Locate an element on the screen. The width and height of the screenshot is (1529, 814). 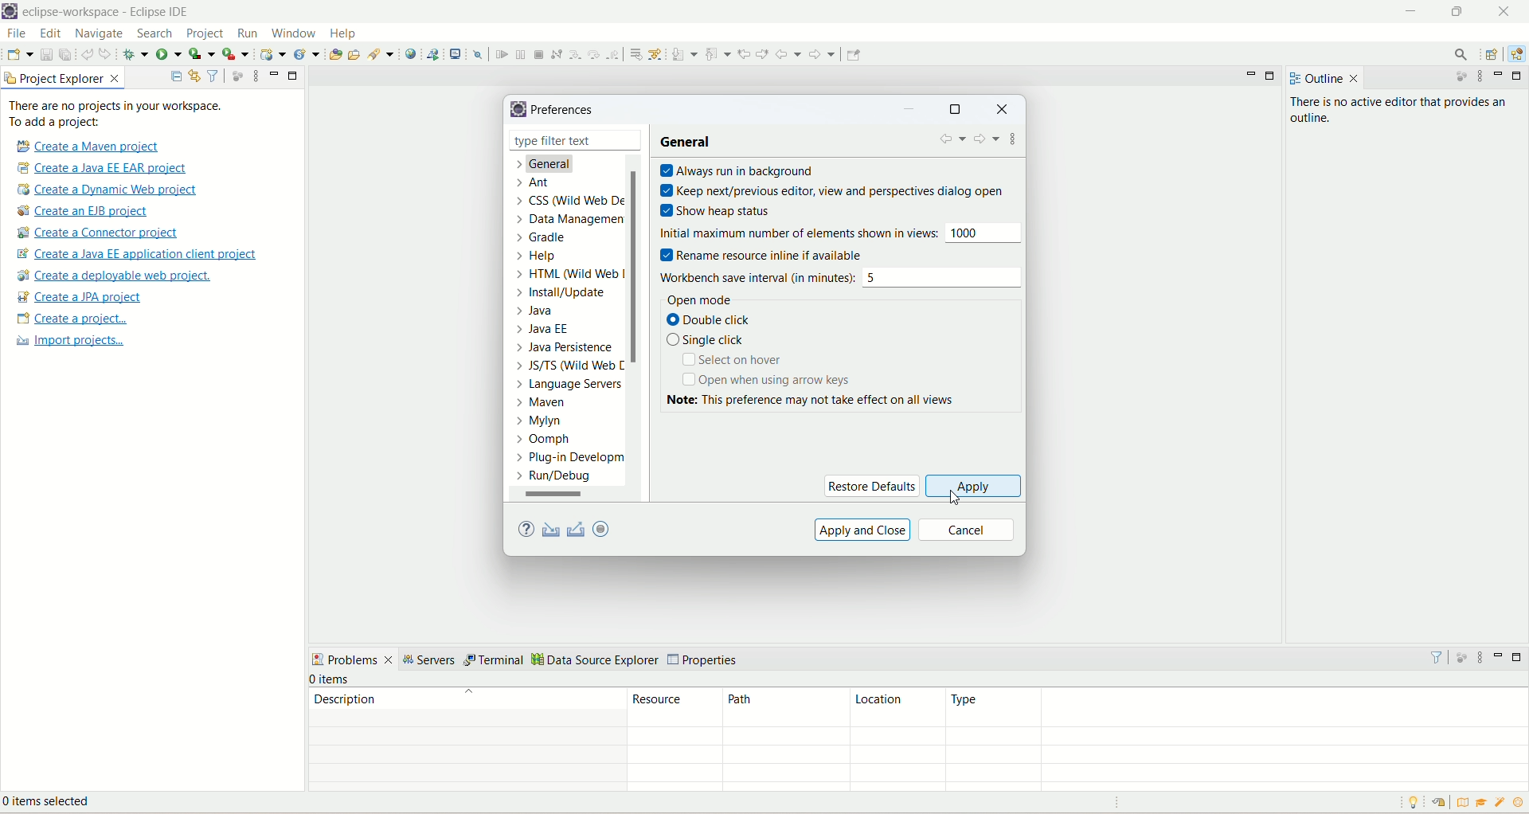
eclipse workspace-Eclipse IDE is located at coordinates (110, 12).